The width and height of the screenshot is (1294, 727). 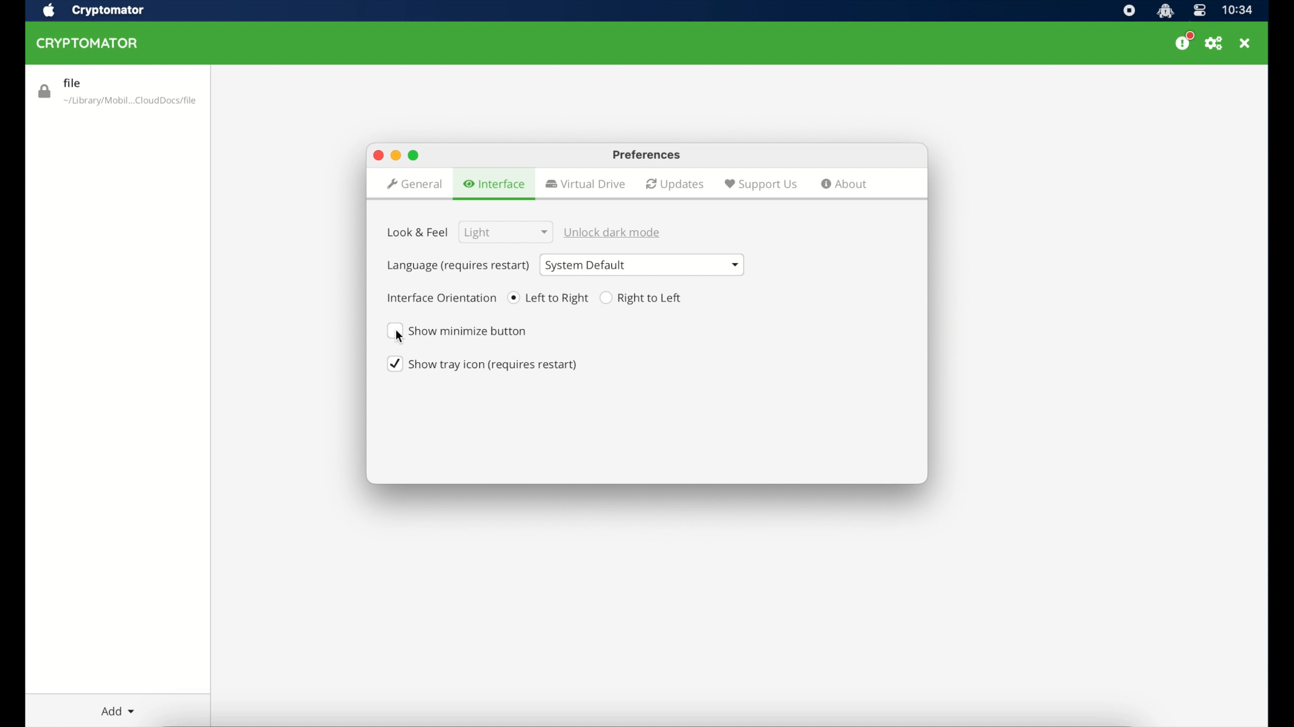 I want to click on dropdown, so click(x=642, y=265).